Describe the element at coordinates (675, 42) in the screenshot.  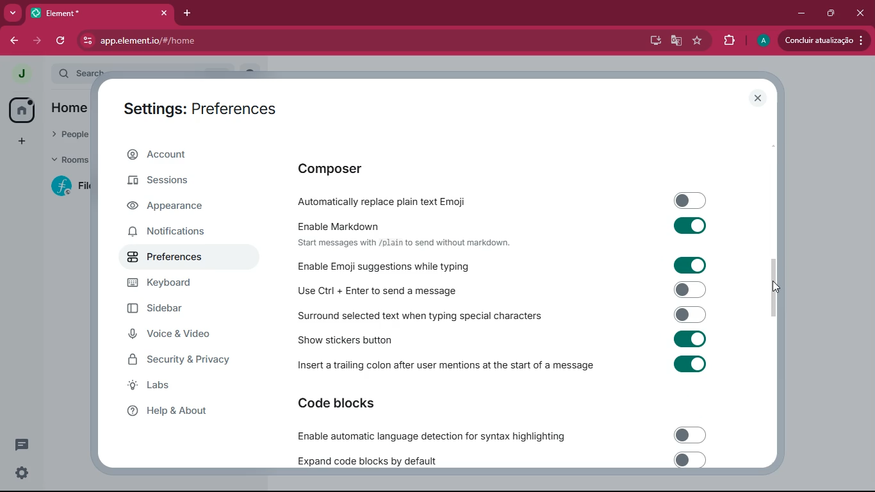
I see `google translate` at that location.